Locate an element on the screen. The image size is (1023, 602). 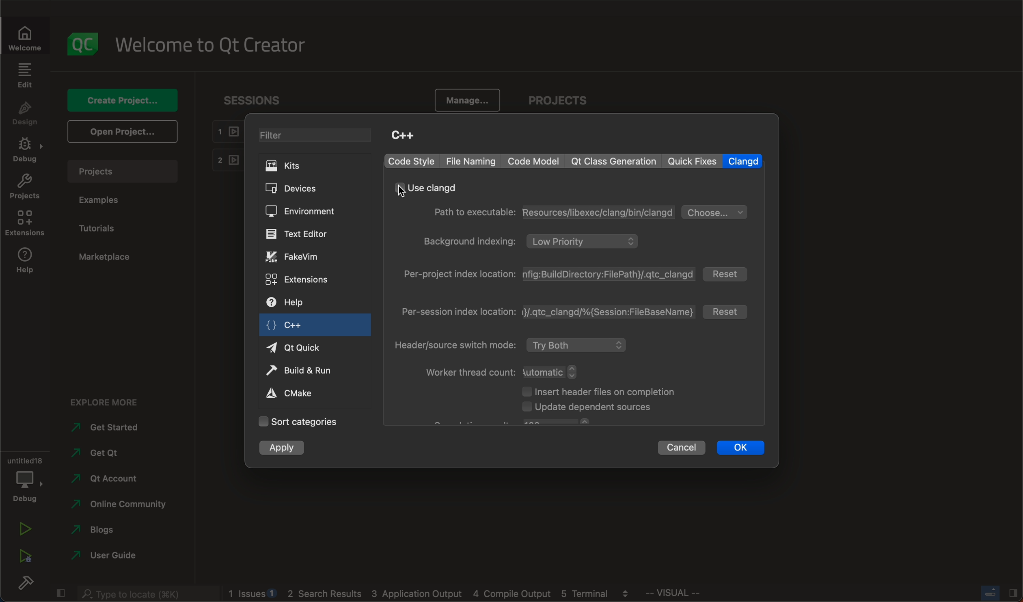
apply is located at coordinates (283, 450).